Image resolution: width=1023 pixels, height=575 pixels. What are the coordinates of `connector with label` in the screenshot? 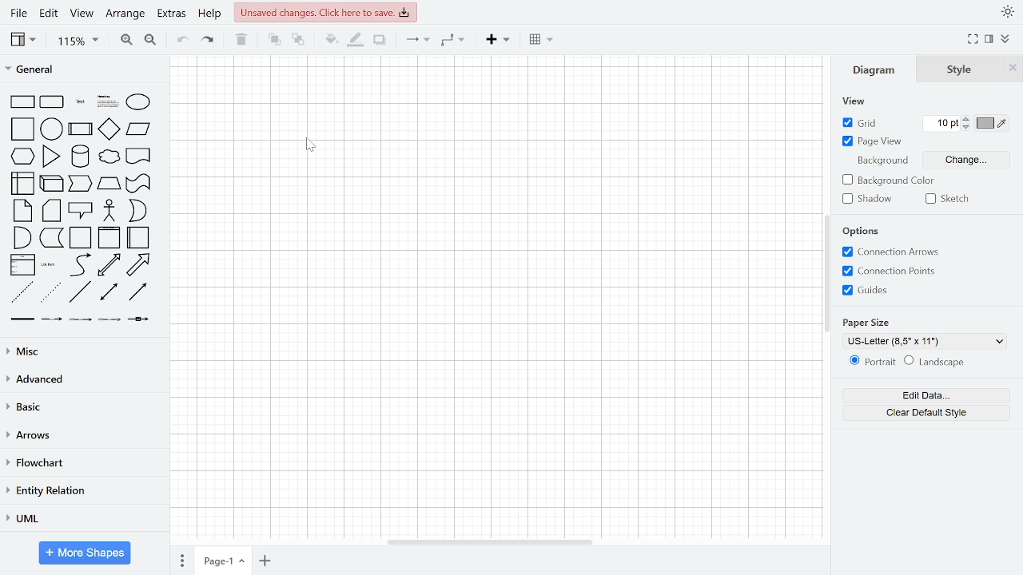 It's located at (52, 319).